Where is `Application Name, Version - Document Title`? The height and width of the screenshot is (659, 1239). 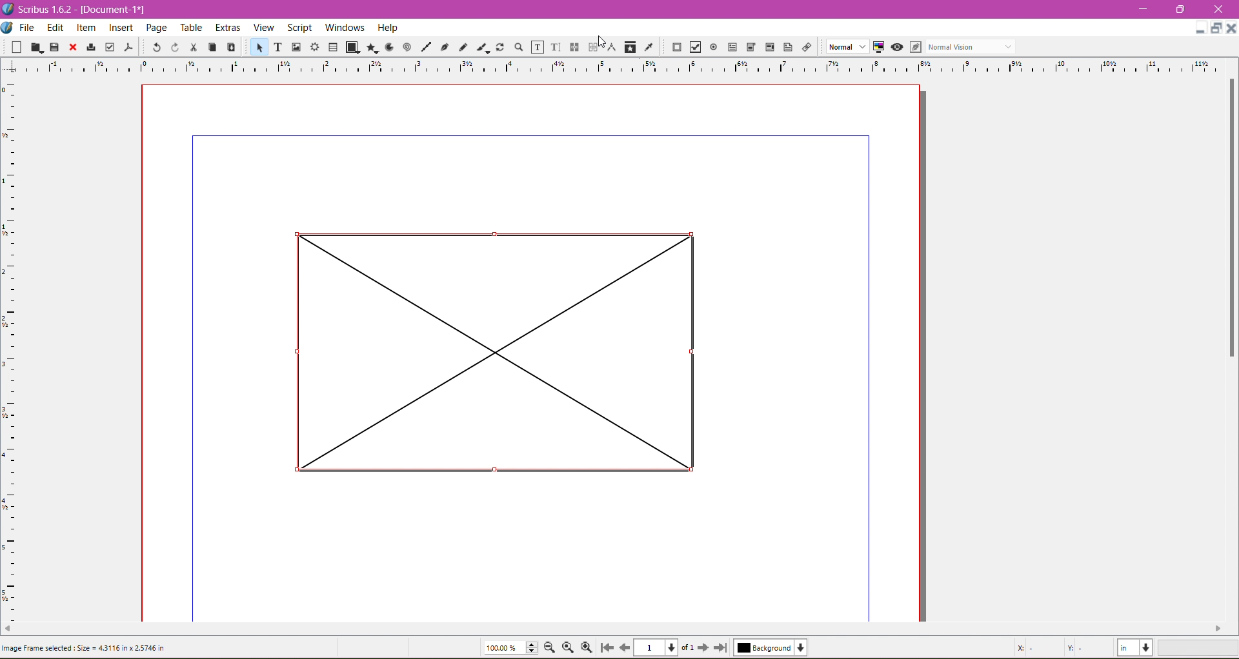 Application Name, Version - Document Title is located at coordinates (79, 10).